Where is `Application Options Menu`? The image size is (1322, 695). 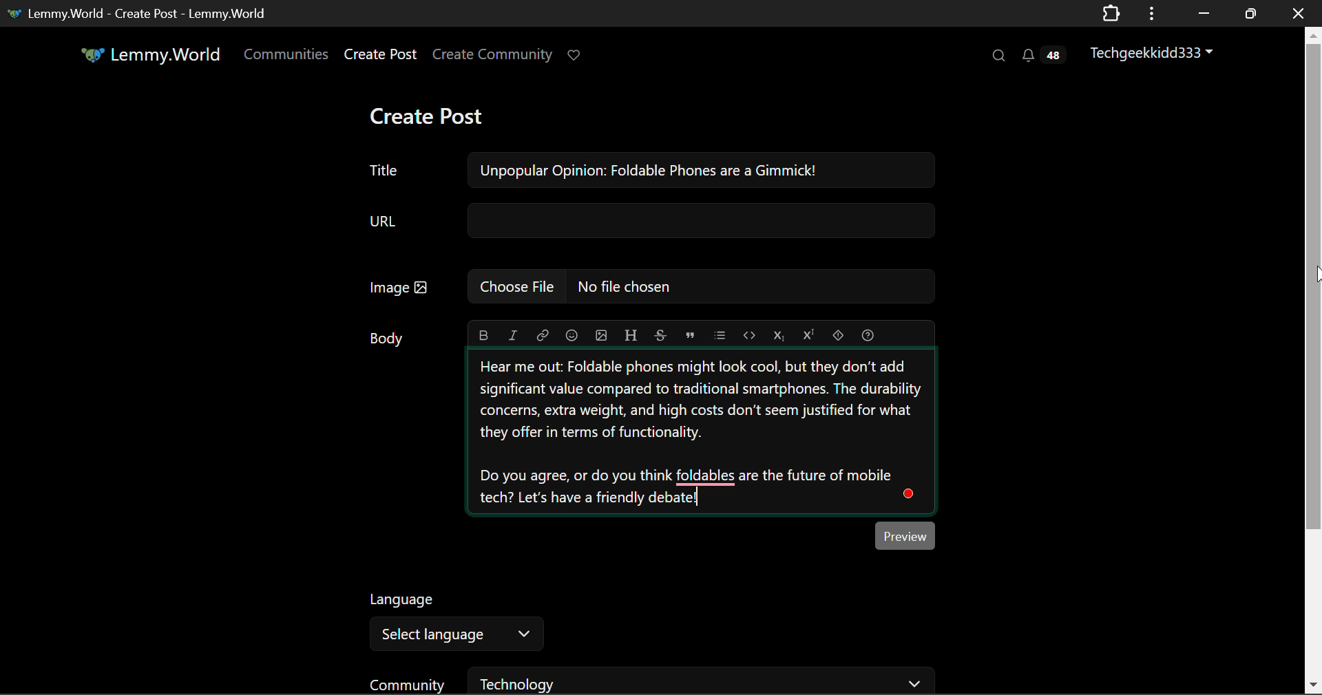 Application Options Menu is located at coordinates (1152, 12).